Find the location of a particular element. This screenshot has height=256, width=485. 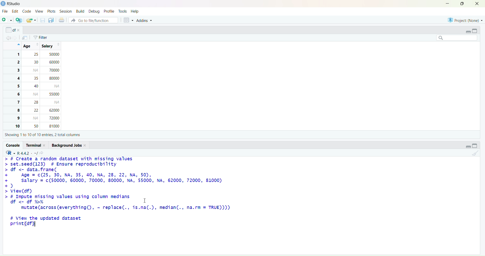

go to file/function is located at coordinates (93, 20).